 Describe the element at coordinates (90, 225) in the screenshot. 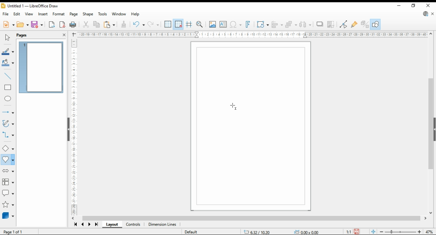

I see `next page` at that location.